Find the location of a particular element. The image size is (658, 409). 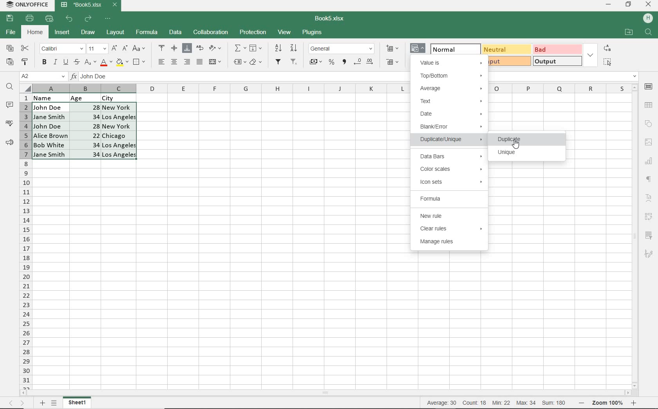

ALIGN TOP is located at coordinates (162, 48).